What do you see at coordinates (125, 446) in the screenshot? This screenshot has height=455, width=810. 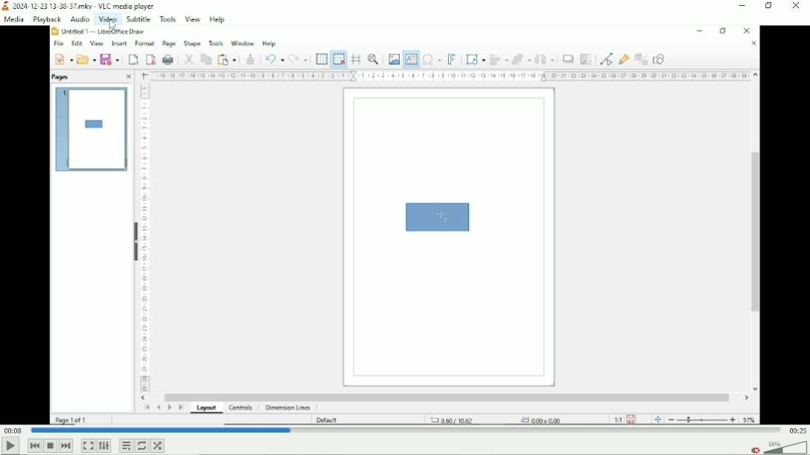 I see `Toggle playlist` at bounding box center [125, 446].